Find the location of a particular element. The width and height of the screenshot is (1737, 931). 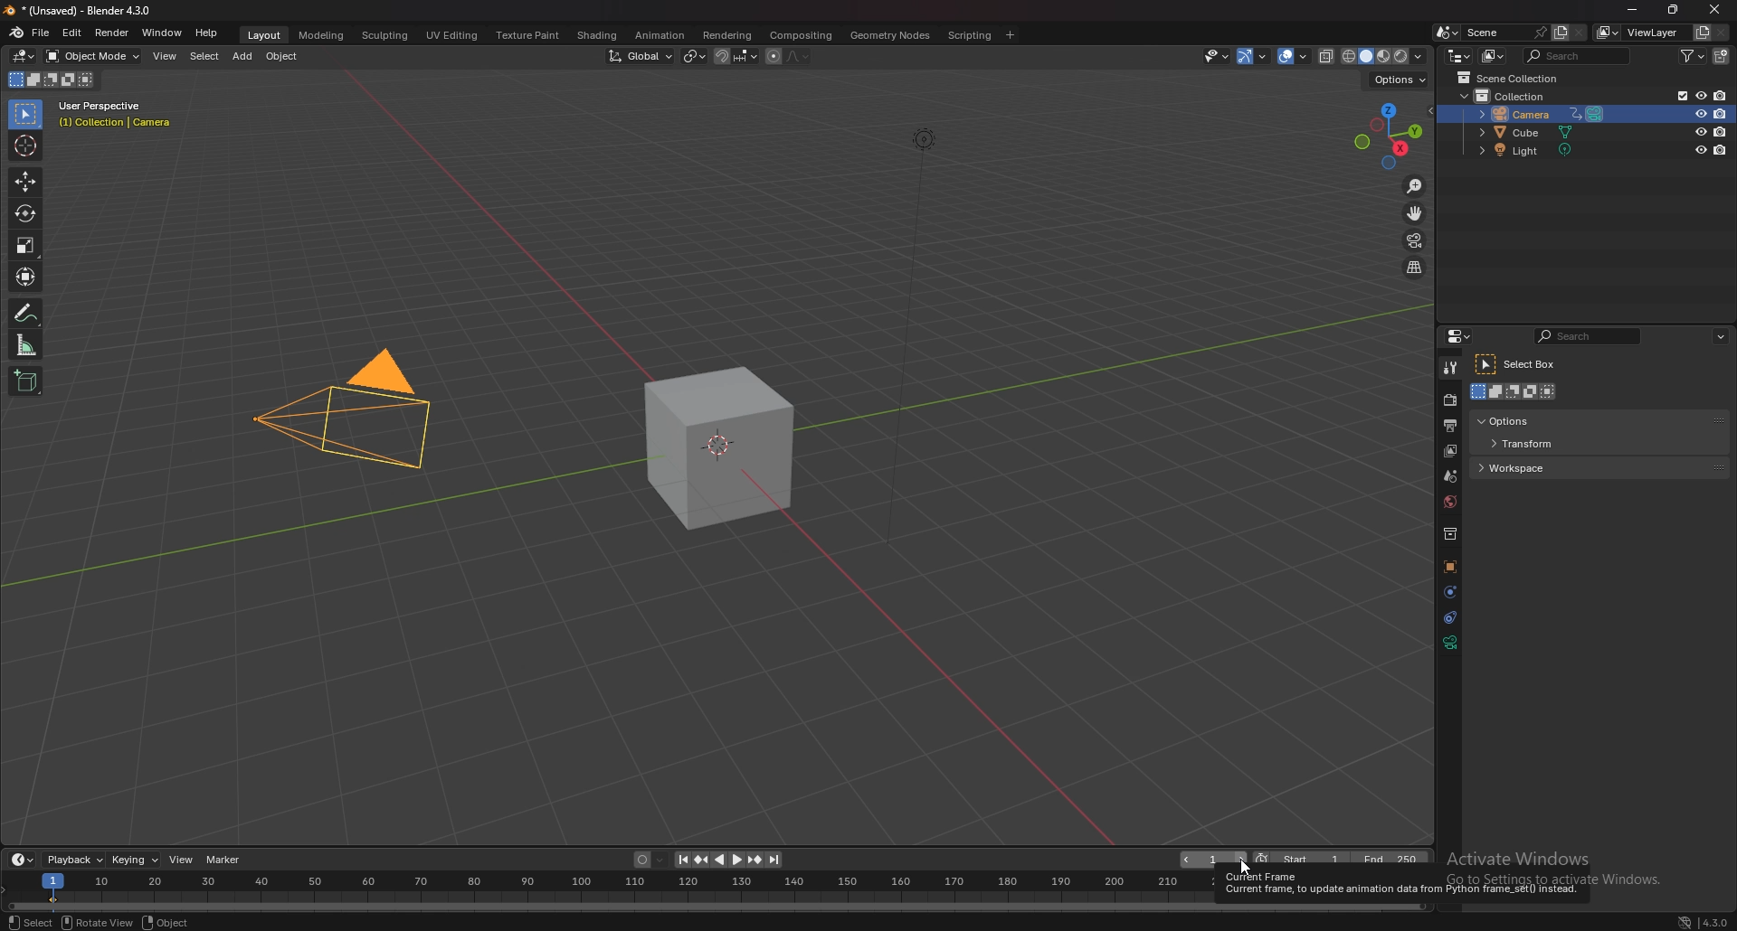

gizmo is located at coordinates (1253, 56).